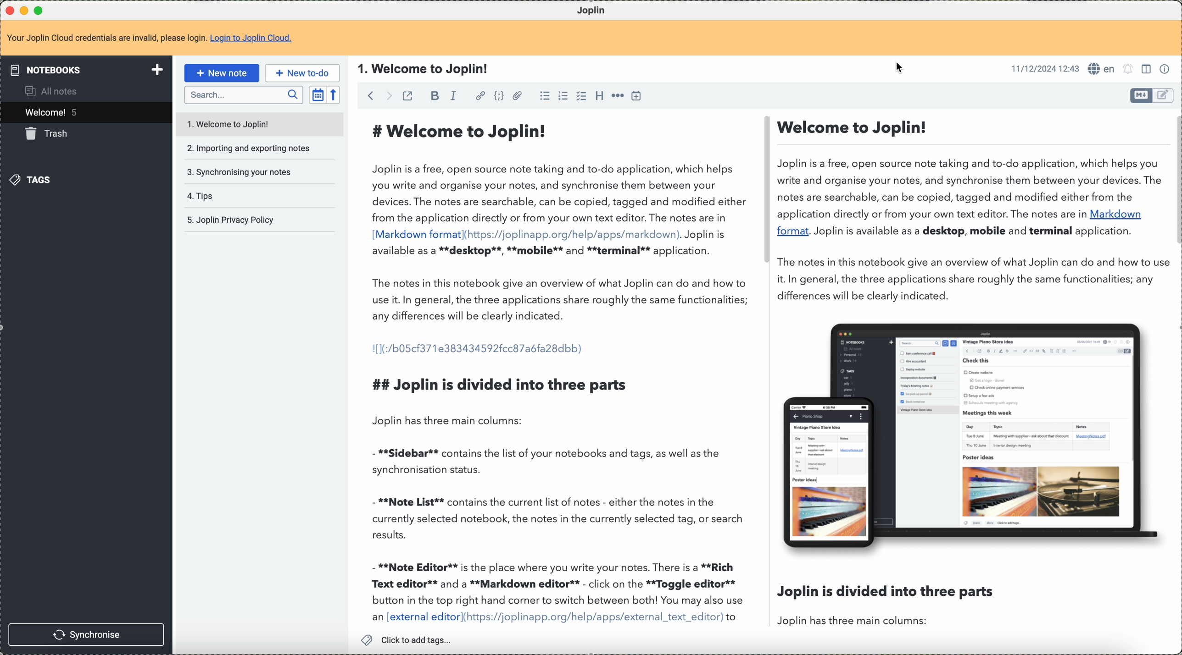 Image resolution: width=1182 pixels, height=655 pixels. I want to click on insert time, so click(638, 96).